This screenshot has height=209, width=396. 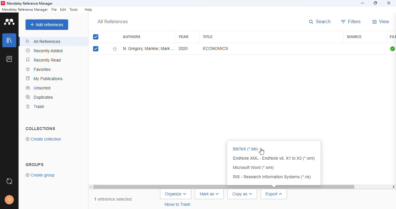 I want to click on economics, so click(x=215, y=48).